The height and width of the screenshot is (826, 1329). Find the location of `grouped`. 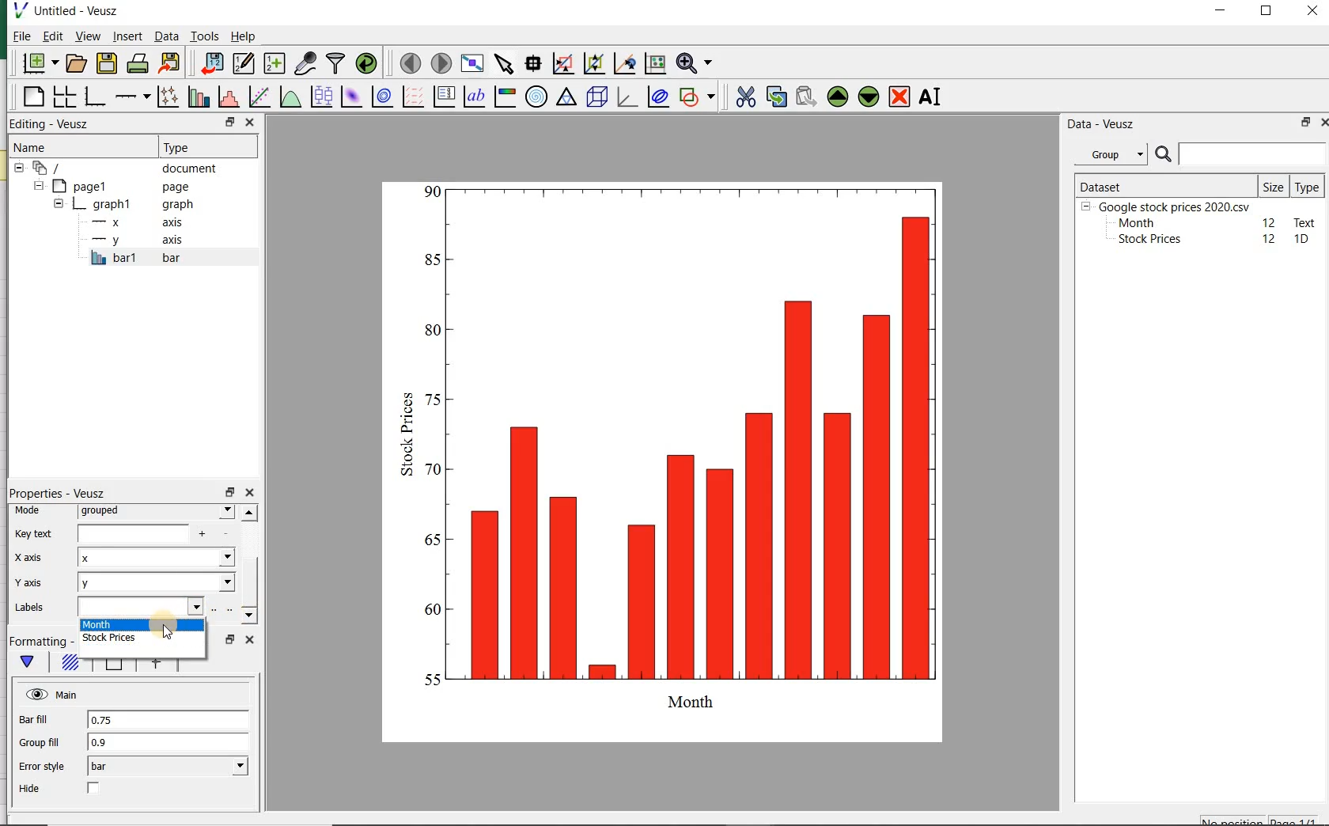

grouped is located at coordinates (155, 511).